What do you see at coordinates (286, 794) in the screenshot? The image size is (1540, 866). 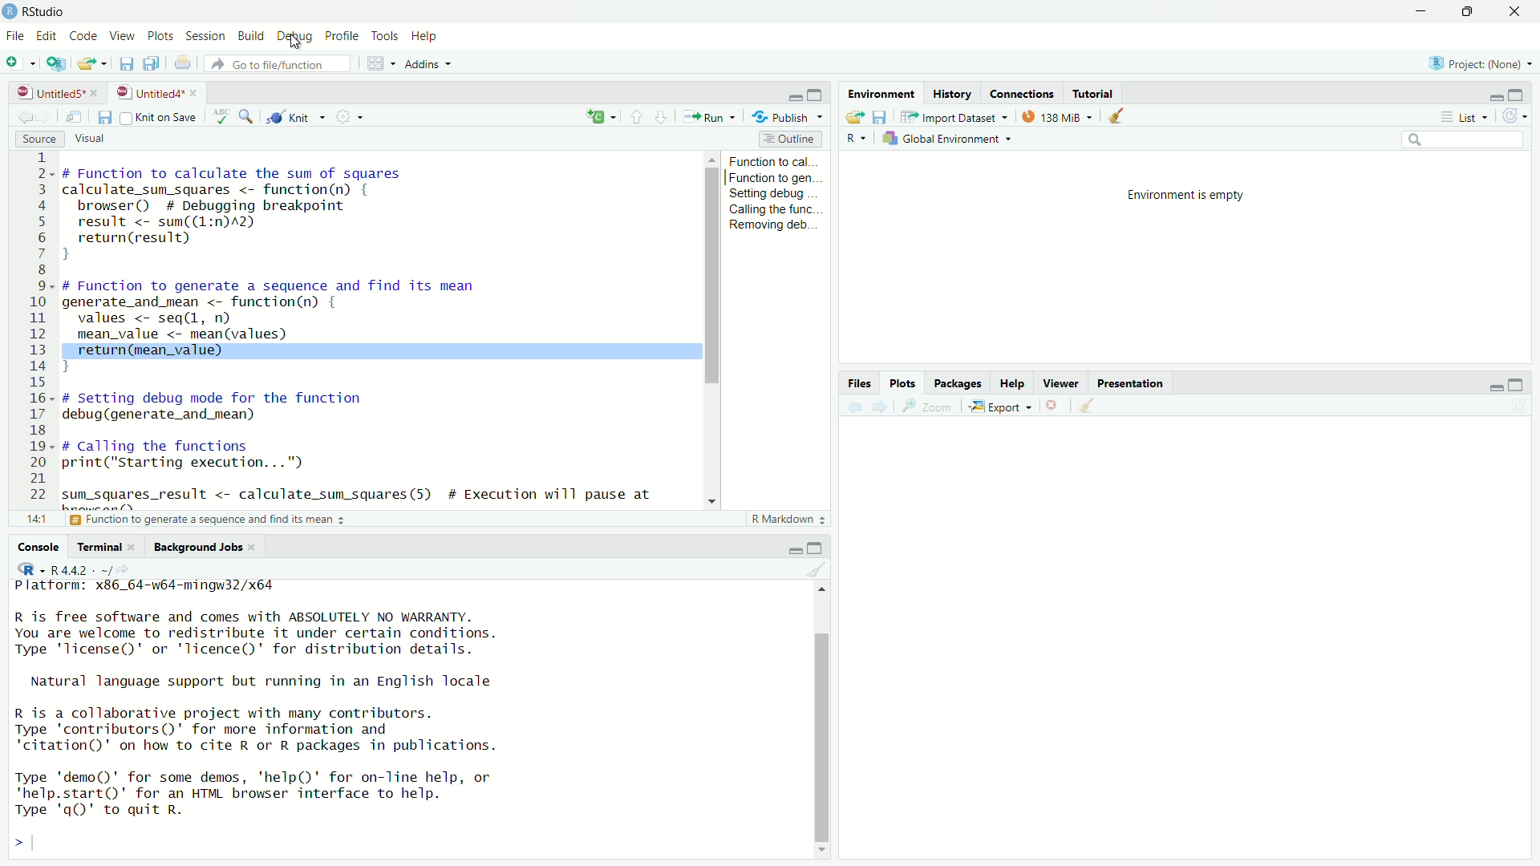 I see `Type 'demo()' for some demos, 'help()' for on-line help, or
'help.start()' for an HTML browser interface to help.
Type 'qgQ' to quit R.` at bounding box center [286, 794].